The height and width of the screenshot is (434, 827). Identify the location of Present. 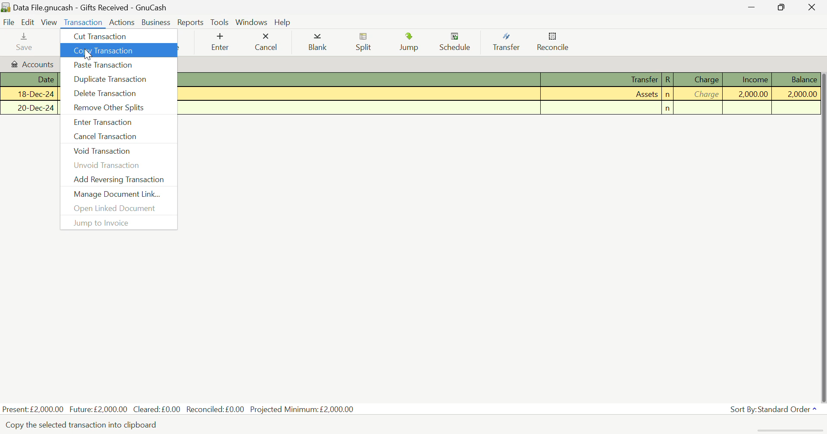
(33, 409).